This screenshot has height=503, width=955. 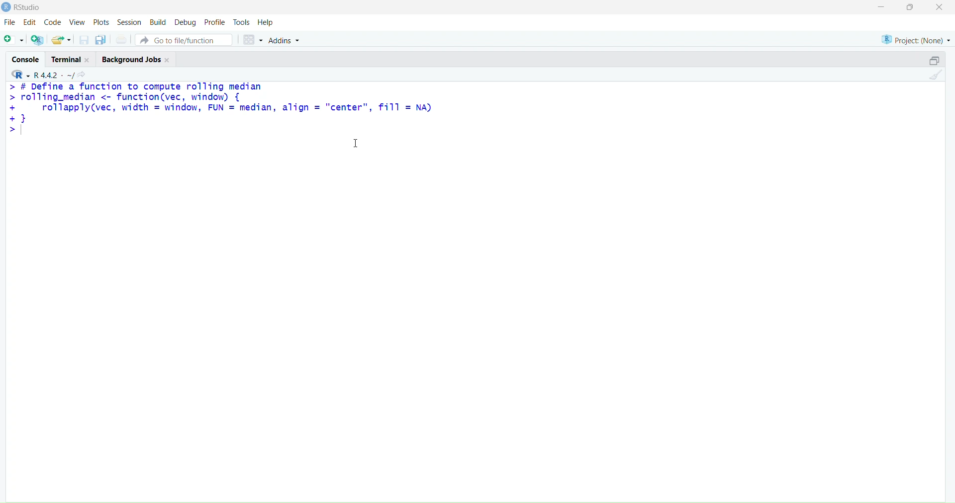 What do you see at coordinates (102, 22) in the screenshot?
I see `plots` at bounding box center [102, 22].